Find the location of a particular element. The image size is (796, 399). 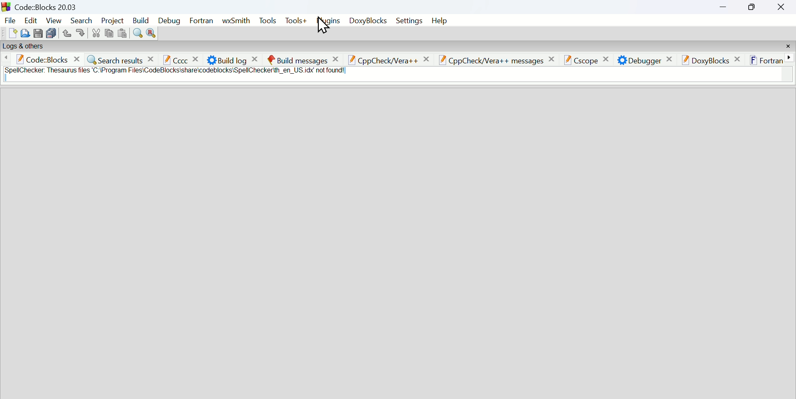

minimize is located at coordinates (724, 8).